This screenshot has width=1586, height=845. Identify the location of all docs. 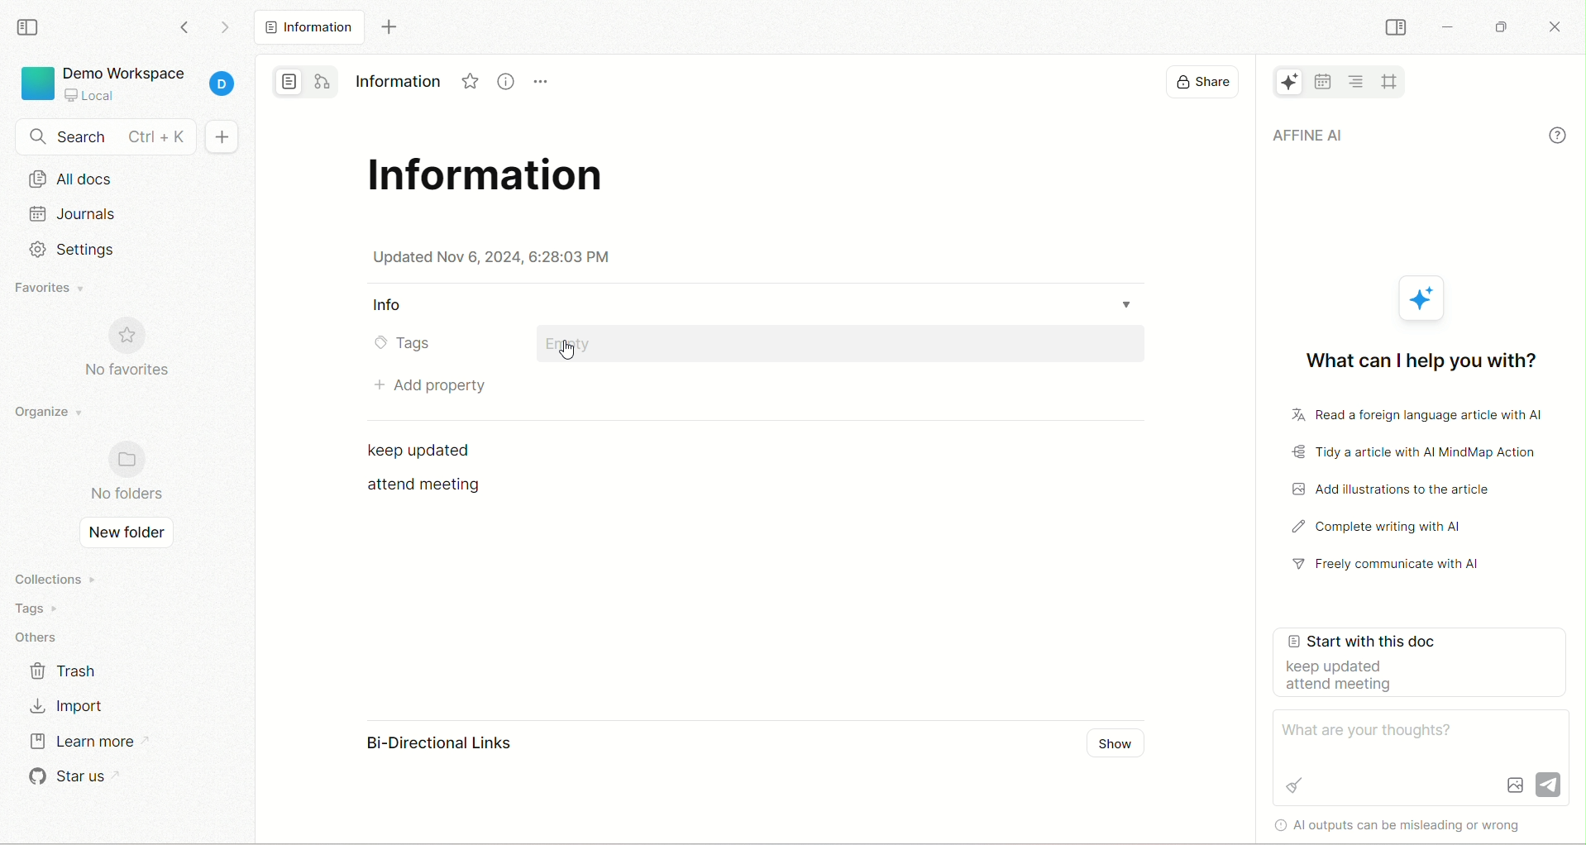
(126, 182).